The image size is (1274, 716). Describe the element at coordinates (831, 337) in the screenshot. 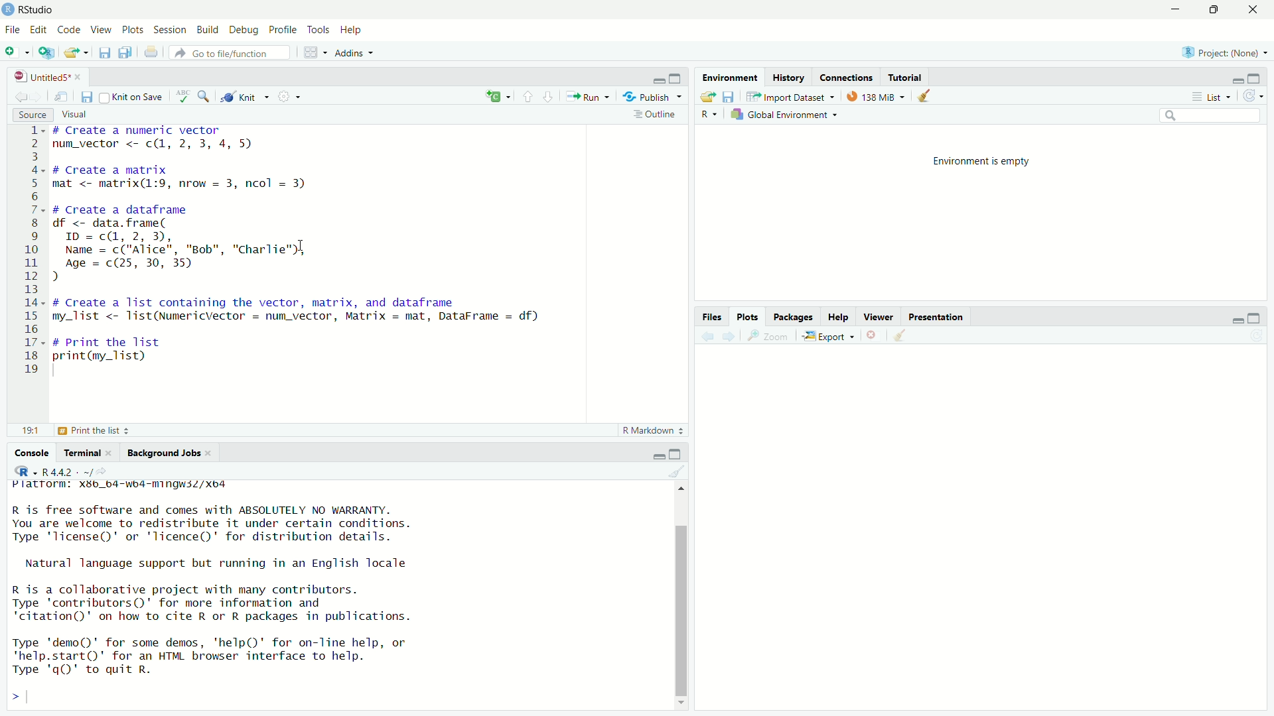

I see `Export +` at that location.